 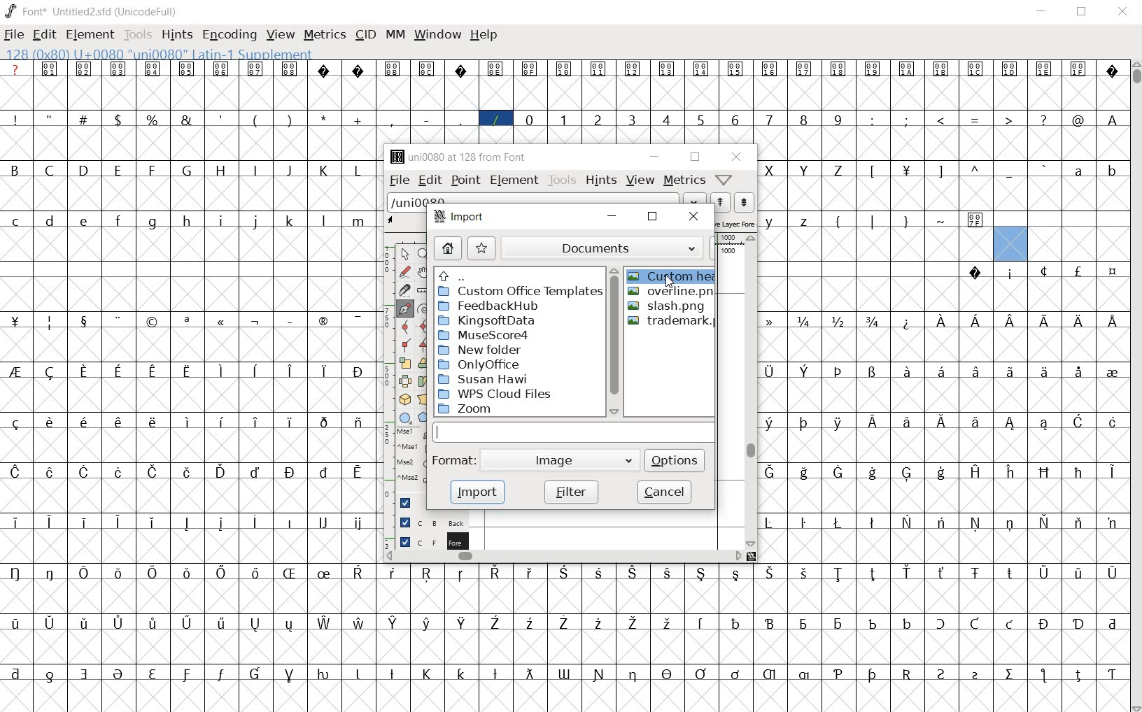 I want to click on glyph, so click(x=427, y=623).